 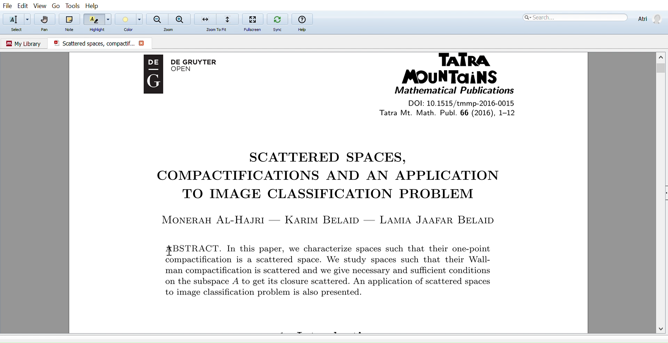 I want to click on Select text, so click(x=12, y=19).